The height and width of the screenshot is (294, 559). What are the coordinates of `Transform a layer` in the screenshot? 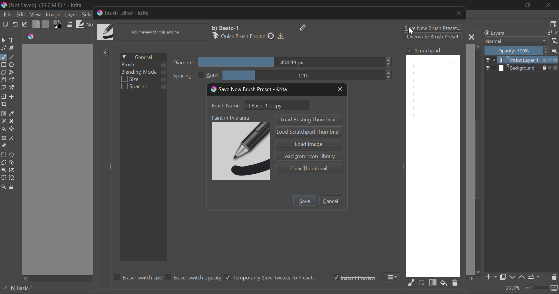 It's located at (3, 97).